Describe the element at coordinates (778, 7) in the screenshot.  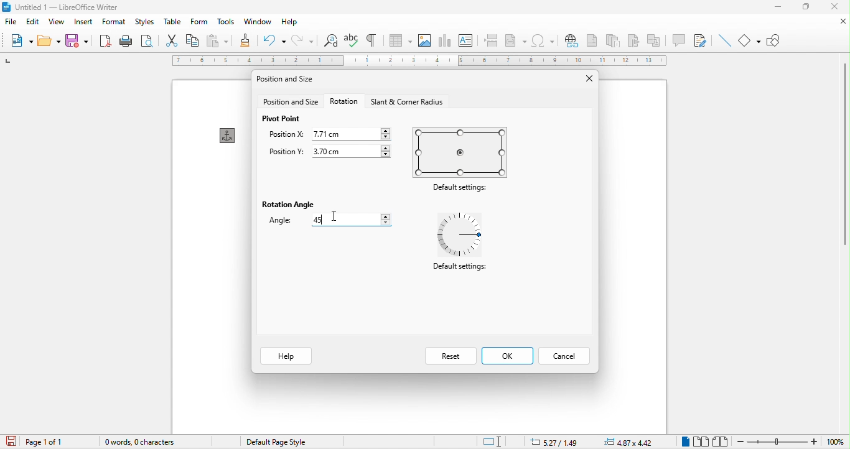
I see `minimize` at that location.